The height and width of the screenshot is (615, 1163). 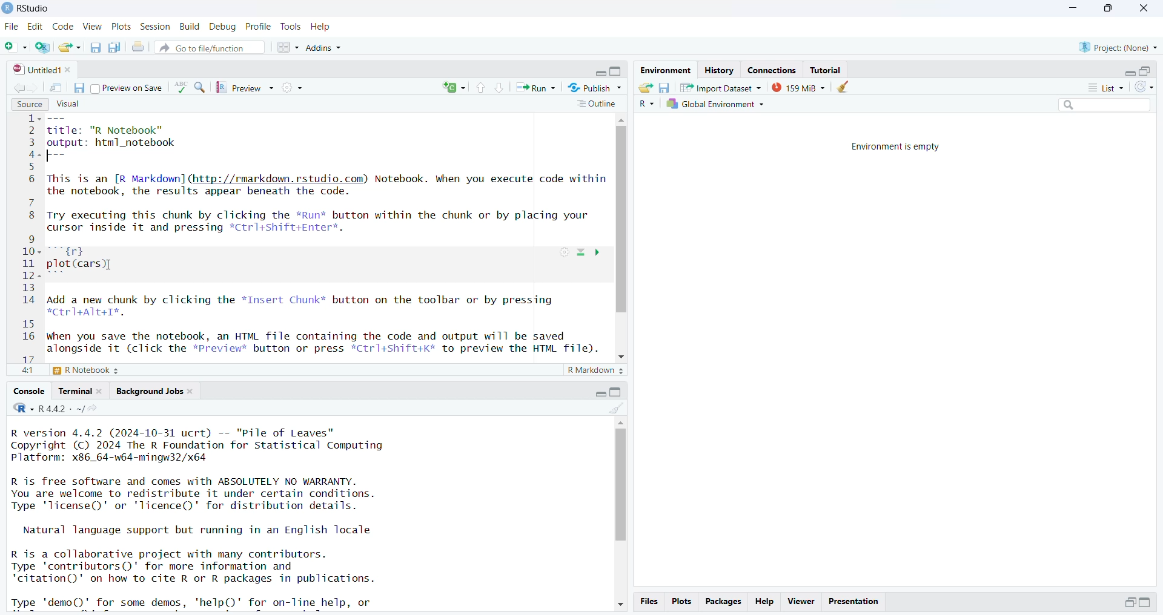 What do you see at coordinates (93, 27) in the screenshot?
I see `view` at bounding box center [93, 27].